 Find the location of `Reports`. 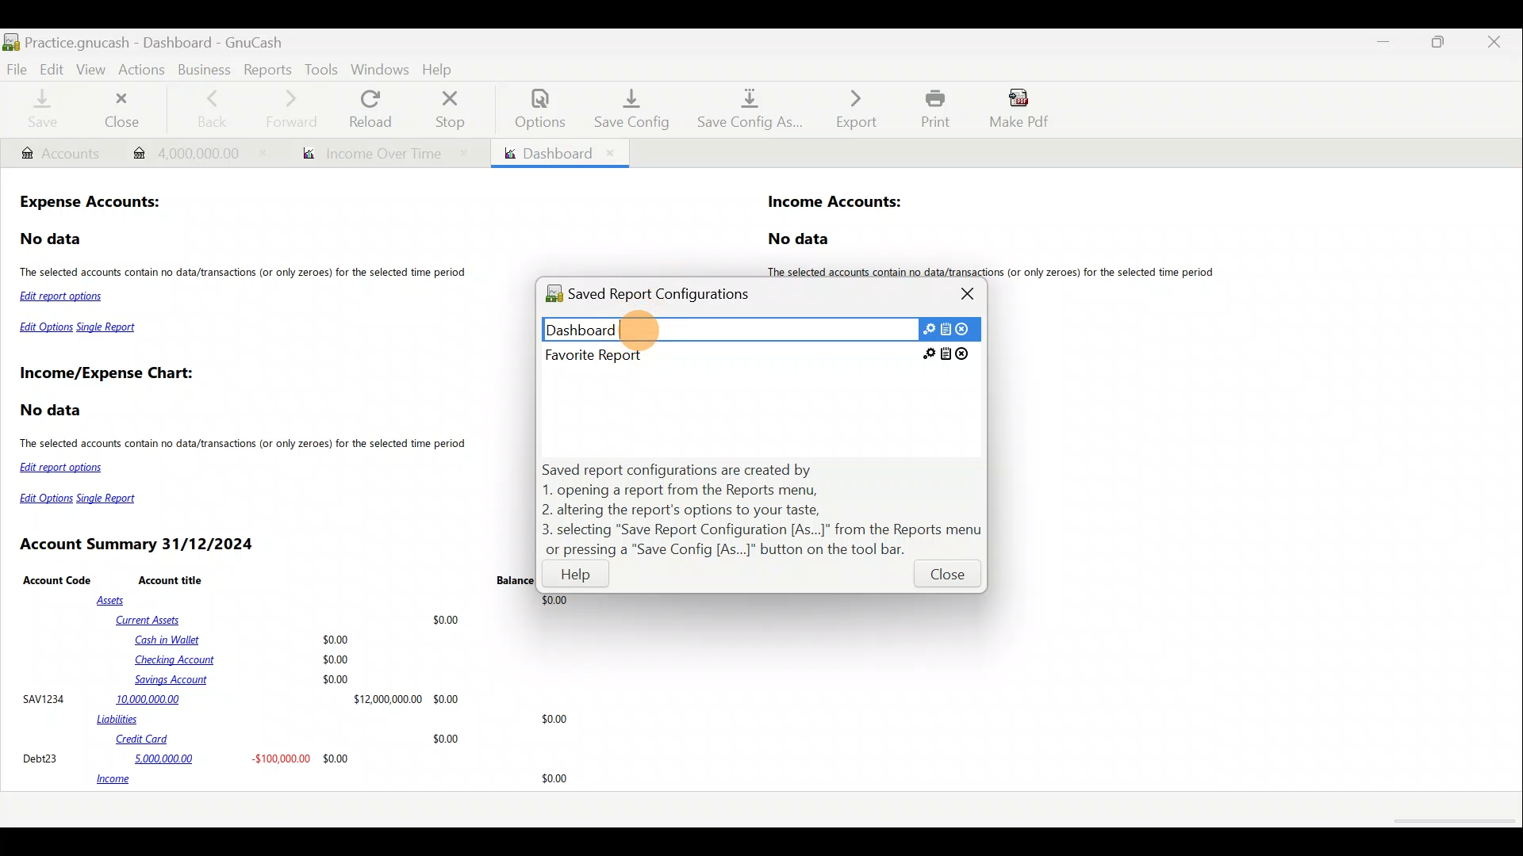

Reports is located at coordinates (266, 68).